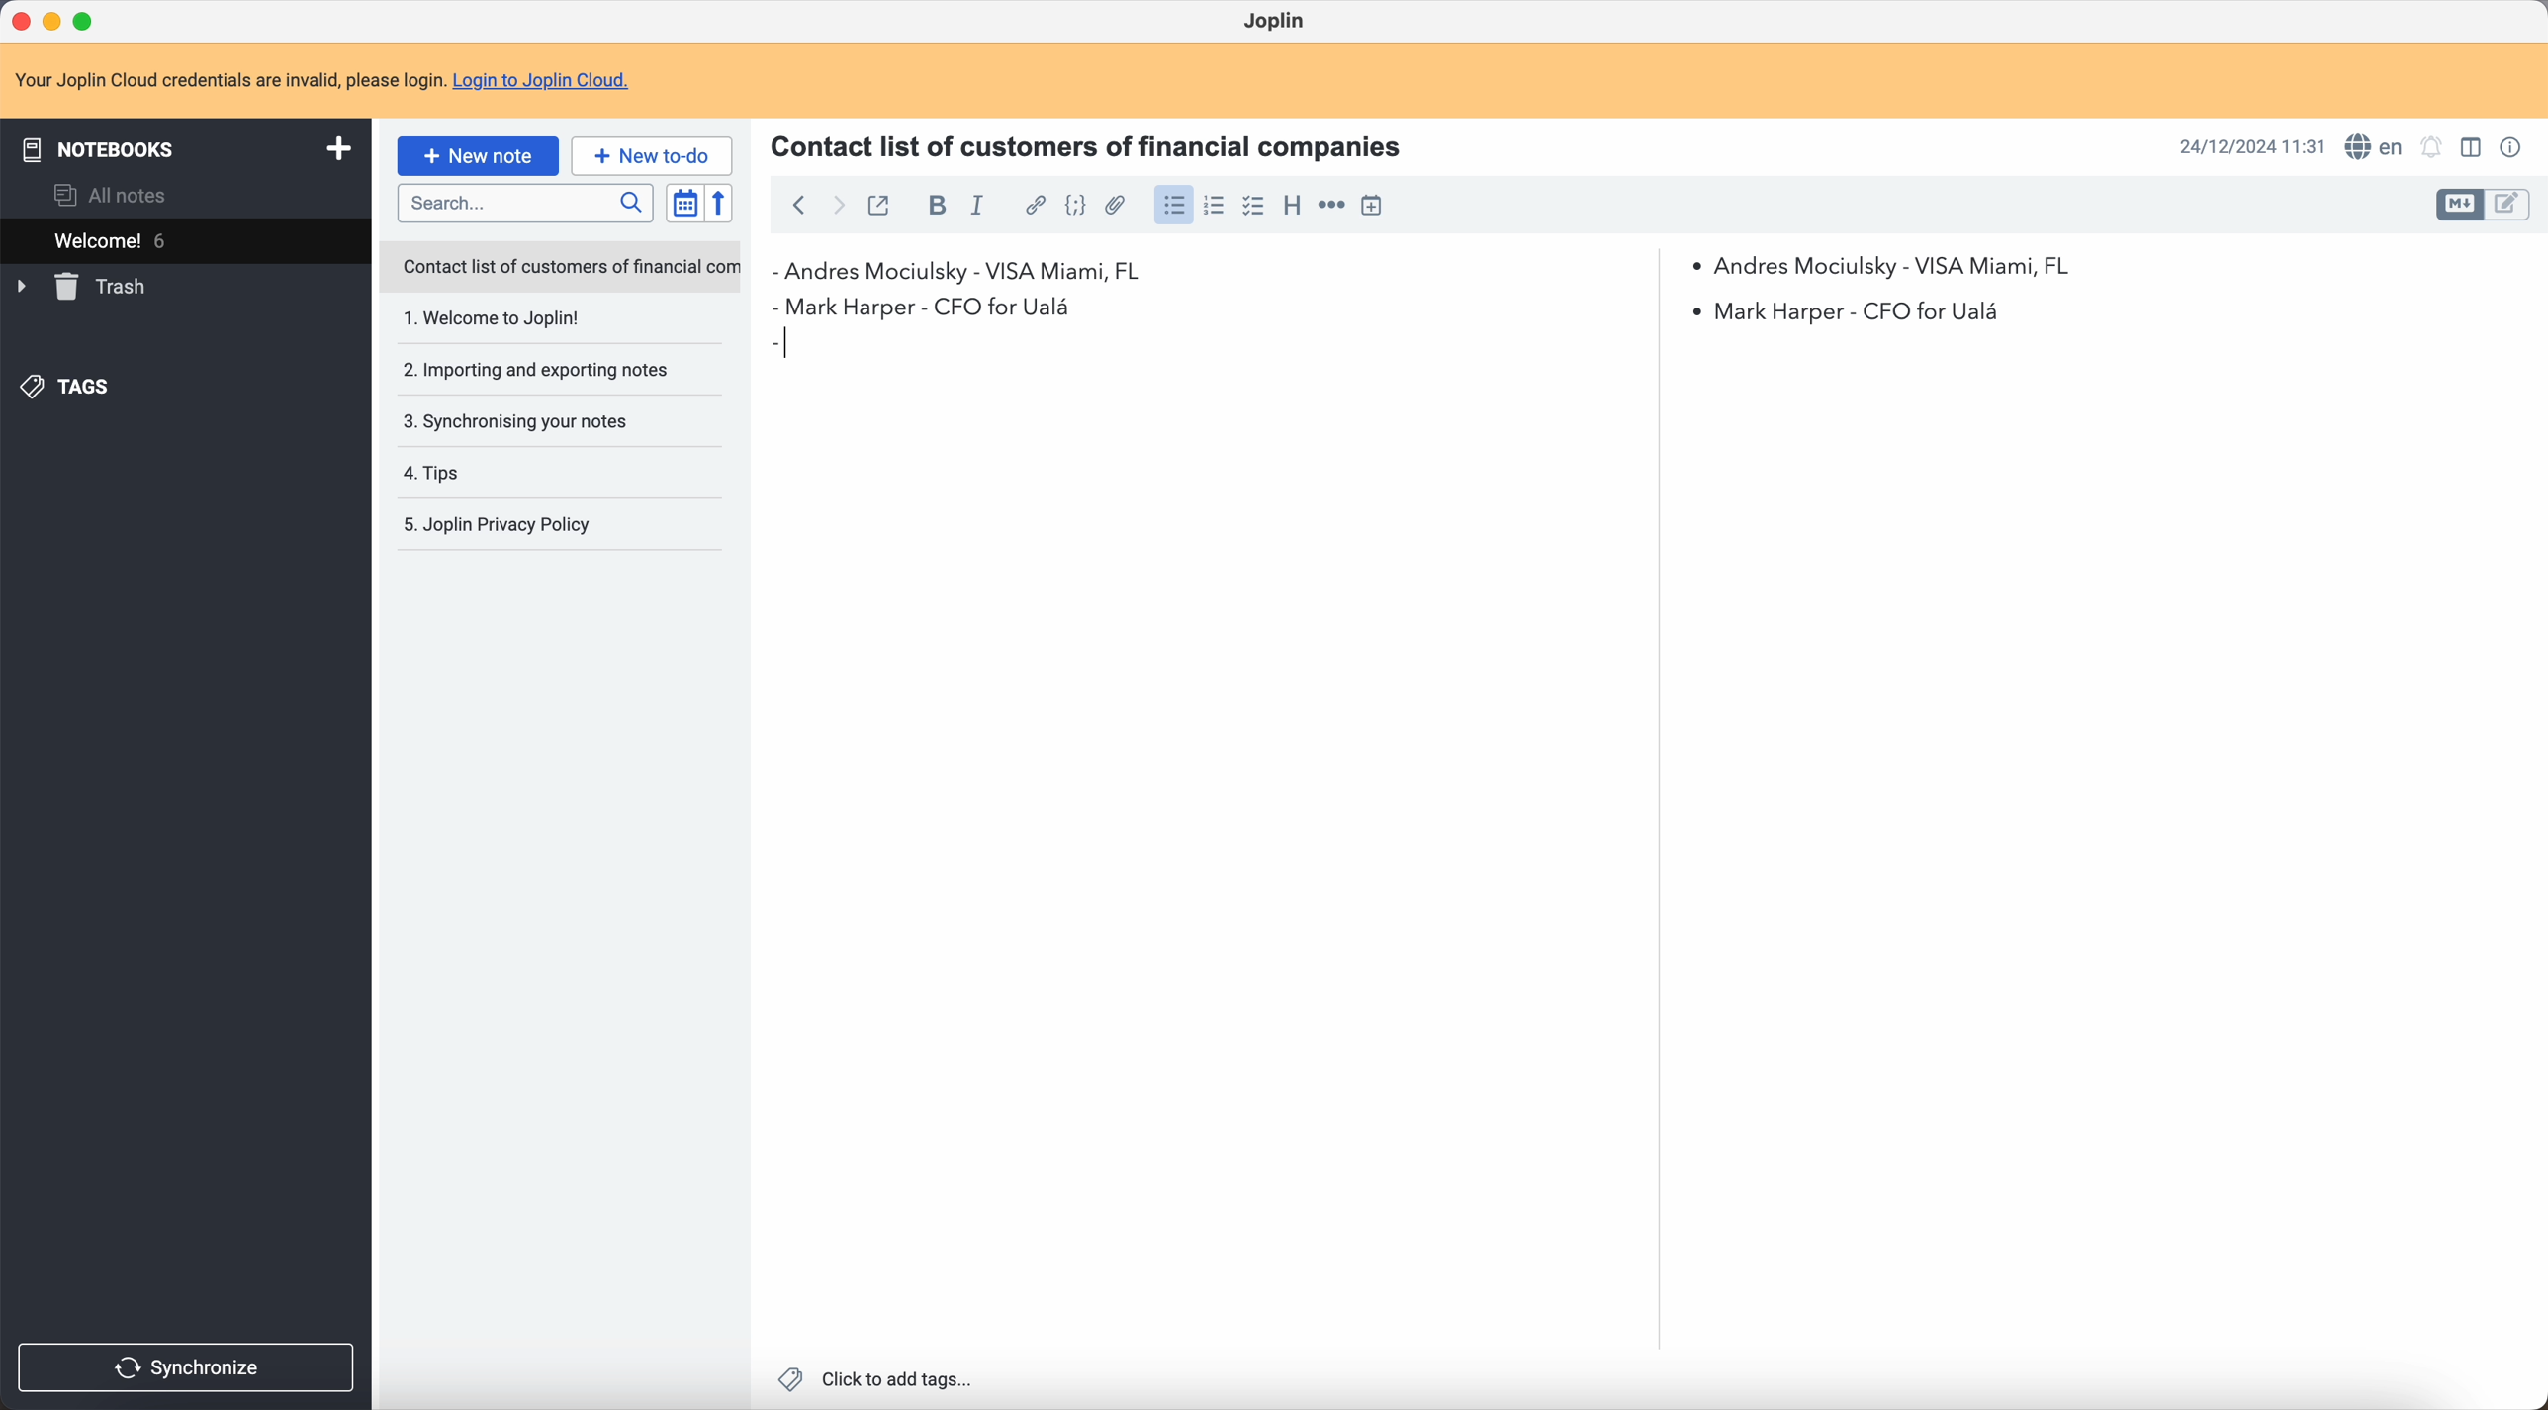 This screenshot has width=2548, height=1410. I want to click on foward, so click(840, 207).